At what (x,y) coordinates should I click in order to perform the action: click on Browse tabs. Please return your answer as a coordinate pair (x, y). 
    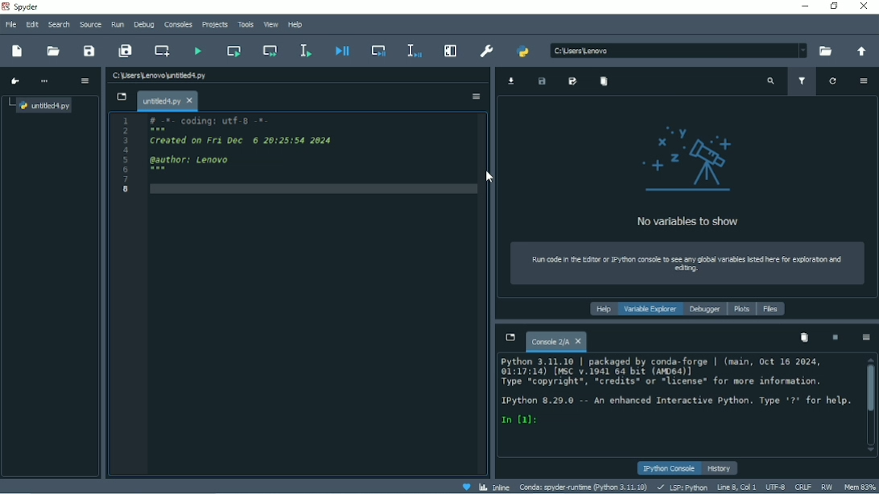
    Looking at the image, I should click on (122, 97).